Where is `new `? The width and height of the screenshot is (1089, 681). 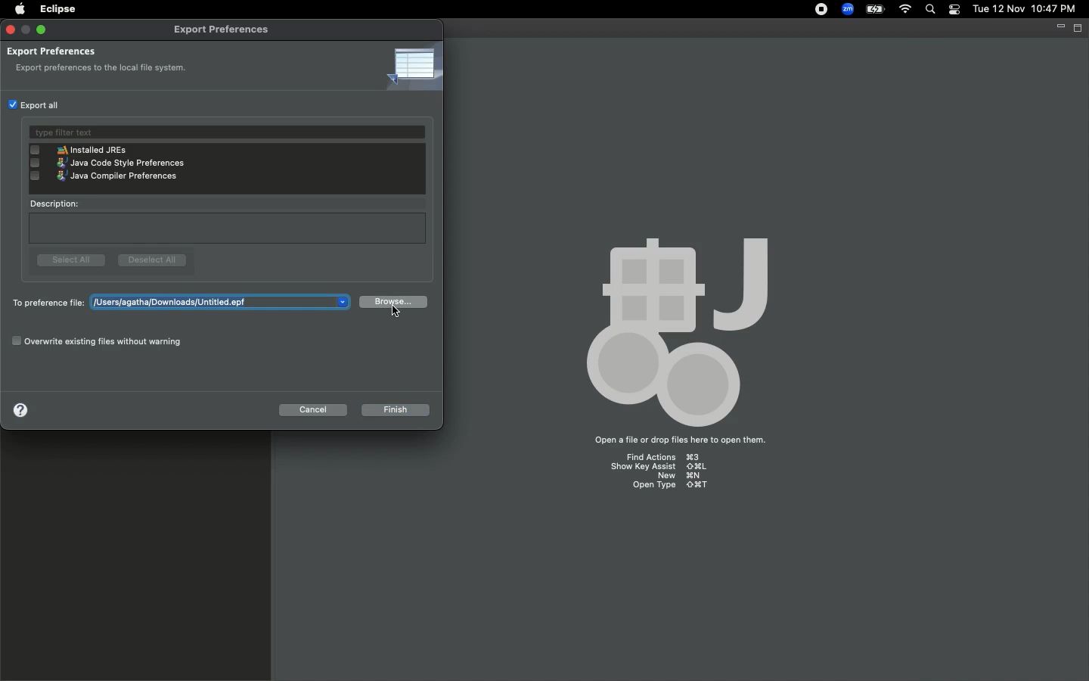
new  is located at coordinates (665, 476).